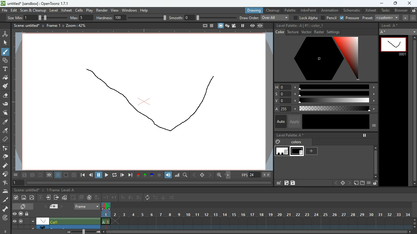 The width and height of the screenshot is (417, 234). What do you see at coordinates (81, 197) in the screenshot?
I see `screen` at bounding box center [81, 197].